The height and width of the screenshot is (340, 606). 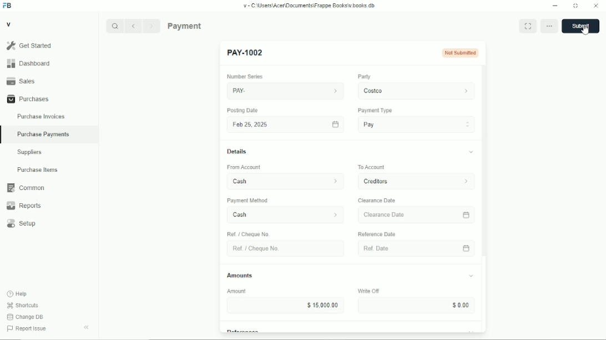 What do you see at coordinates (585, 32) in the screenshot?
I see `cursor` at bounding box center [585, 32].